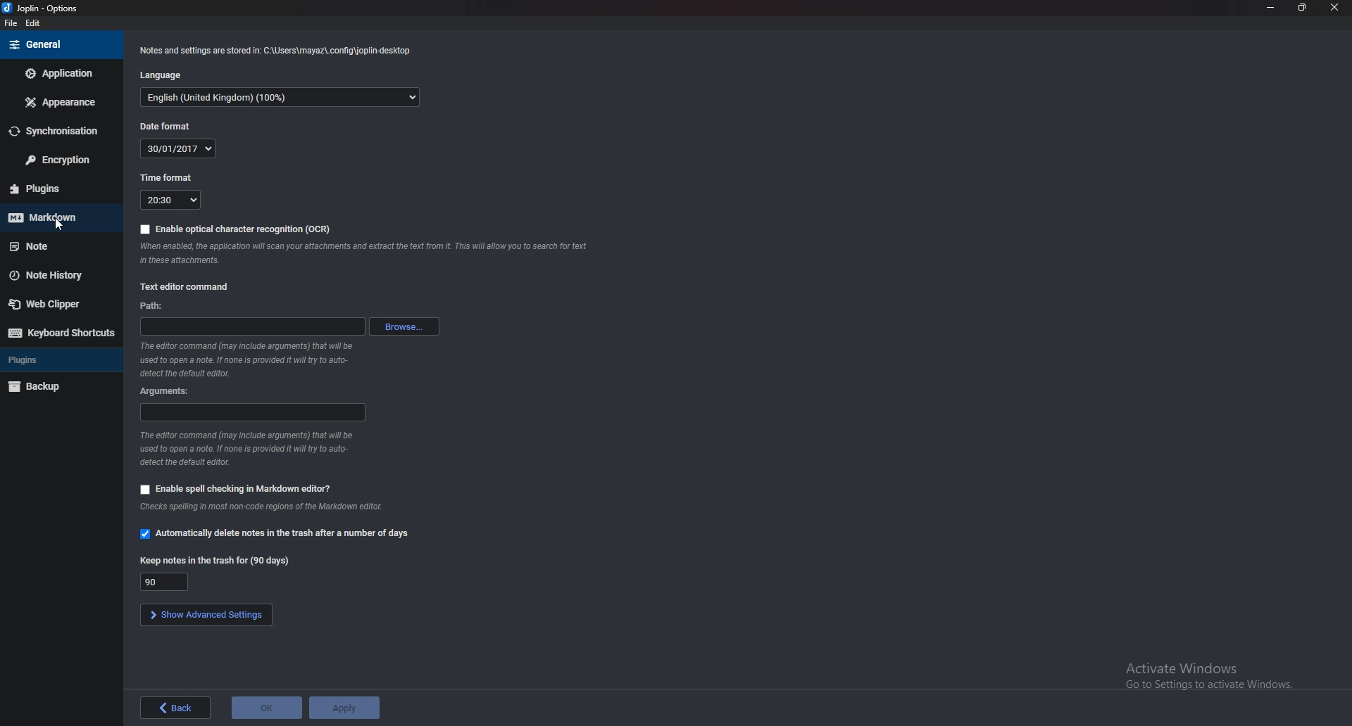 The image size is (1352, 726). What do you see at coordinates (237, 488) in the screenshot?
I see `Enable spell checking` at bounding box center [237, 488].